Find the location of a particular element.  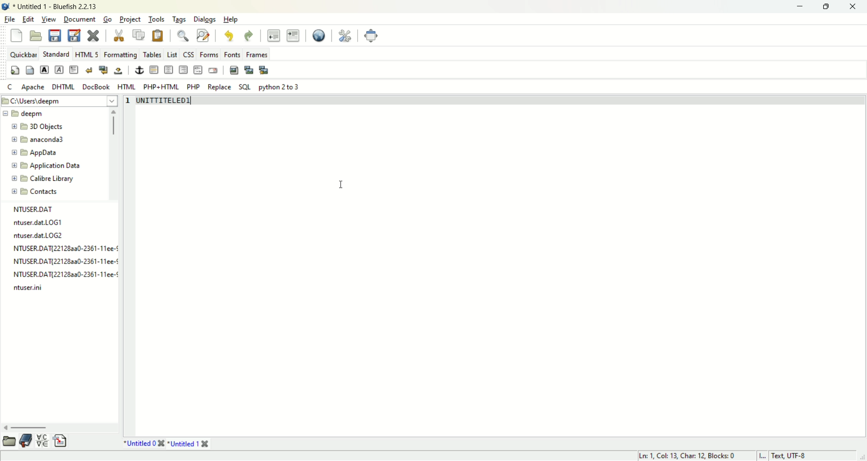

save as is located at coordinates (74, 35).